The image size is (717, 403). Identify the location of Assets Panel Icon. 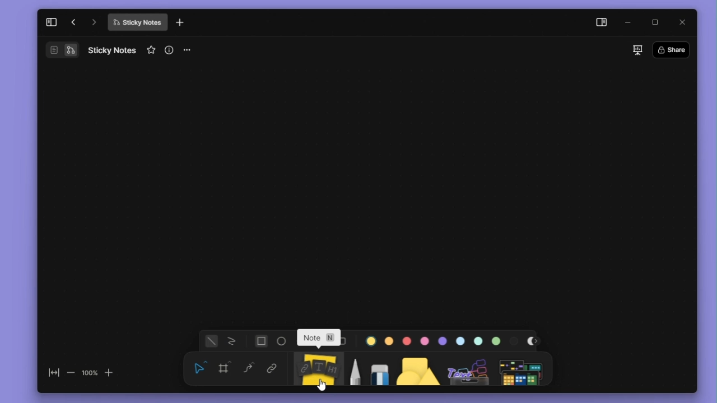
(467, 371).